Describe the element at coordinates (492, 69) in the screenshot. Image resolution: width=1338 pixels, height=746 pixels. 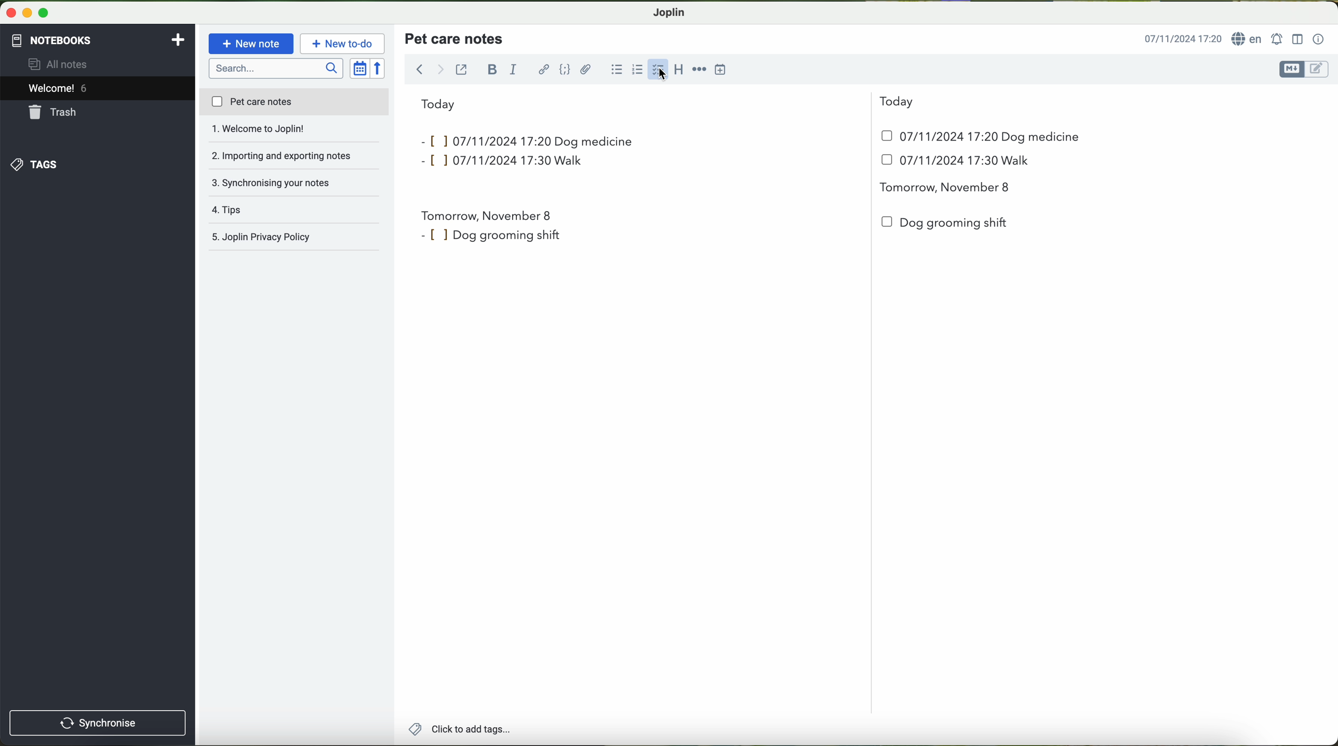
I see `bold` at that location.